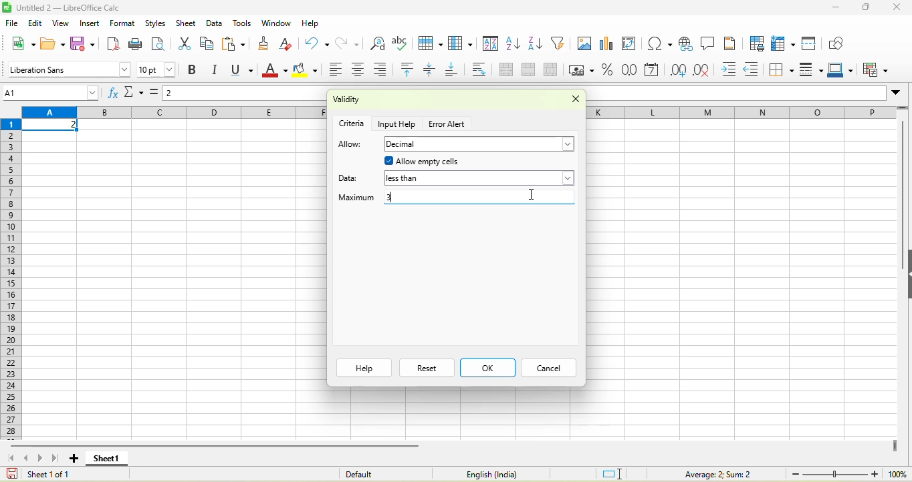 This screenshot has width=912, height=482. Describe the element at coordinates (534, 194) in the screenshot. I see `cursor movement` at that location.